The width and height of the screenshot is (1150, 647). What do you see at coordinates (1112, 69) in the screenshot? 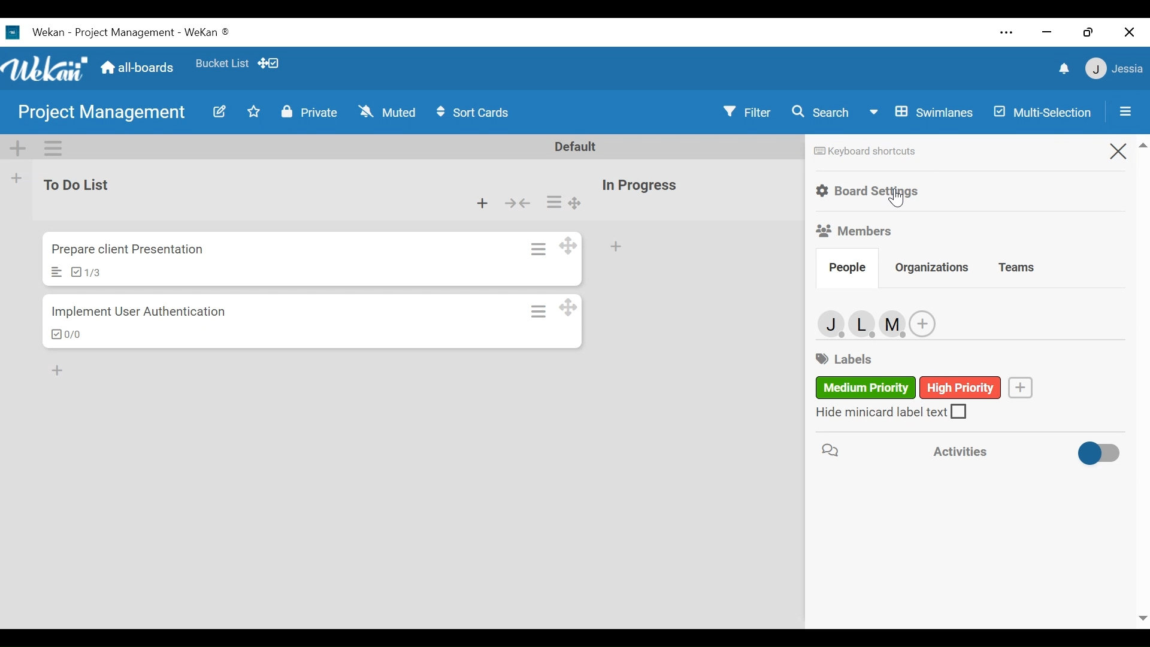
I see `member` at bounding box center [1112, 69].